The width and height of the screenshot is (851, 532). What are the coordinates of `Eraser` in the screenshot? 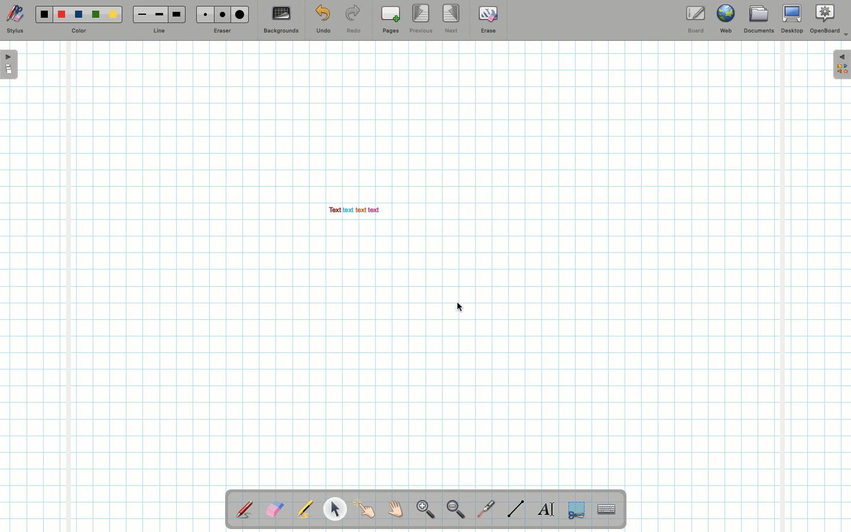 It's located at (222, 32).